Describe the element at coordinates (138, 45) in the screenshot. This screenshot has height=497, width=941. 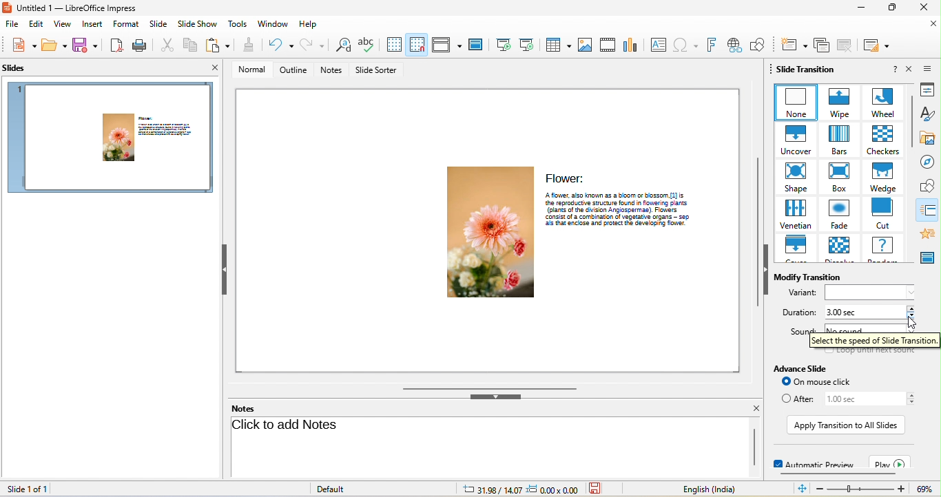
I see `print` at that location.